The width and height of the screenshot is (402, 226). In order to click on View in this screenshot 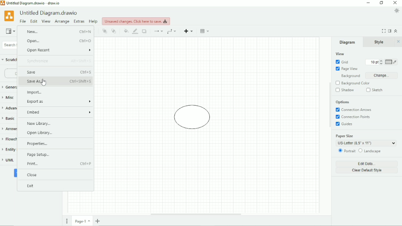, I will do `click(46, 21)`.